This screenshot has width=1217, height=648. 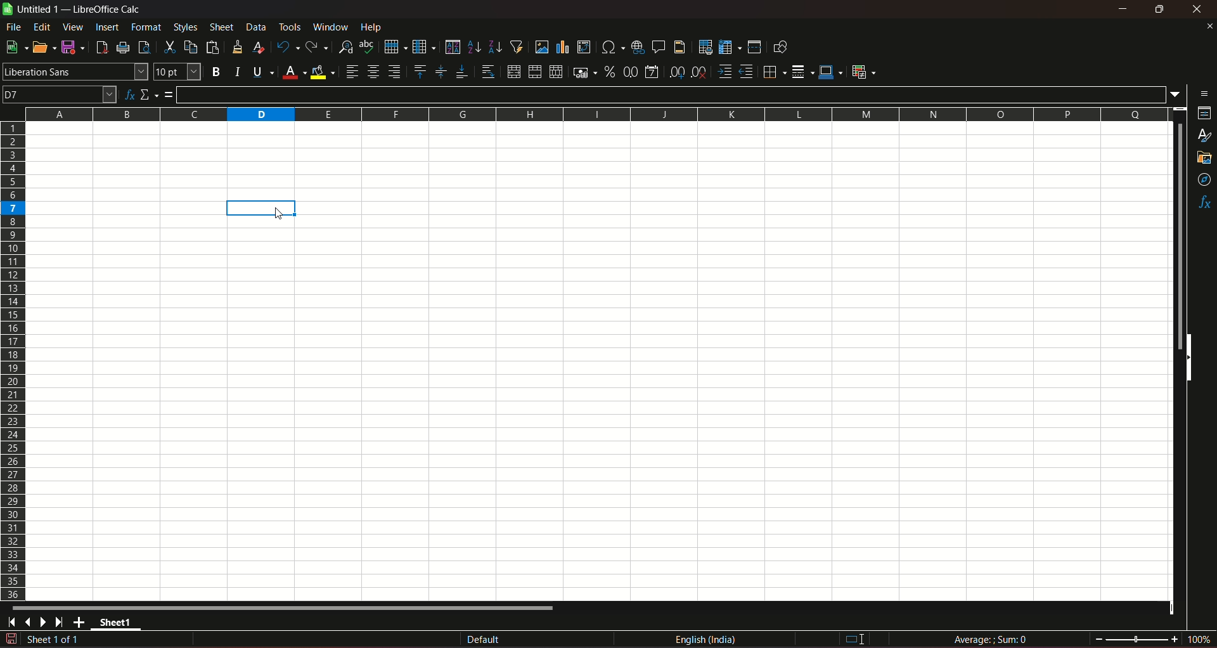 What do you see at coordinates (124, 49) in the screenshot?
I see `print` at bounding box center [124, 49].